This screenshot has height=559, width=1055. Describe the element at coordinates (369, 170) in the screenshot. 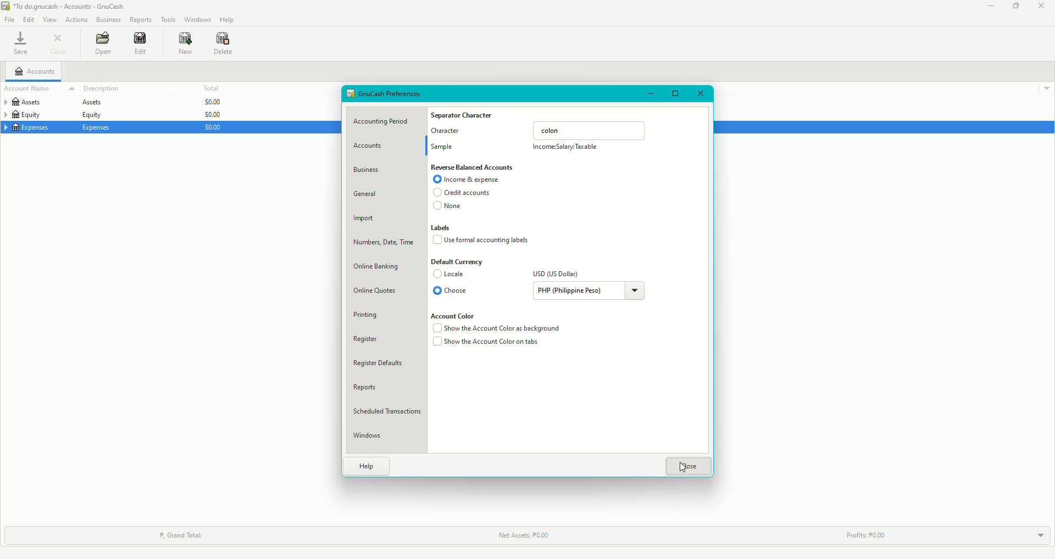

I see `Business` at that location.